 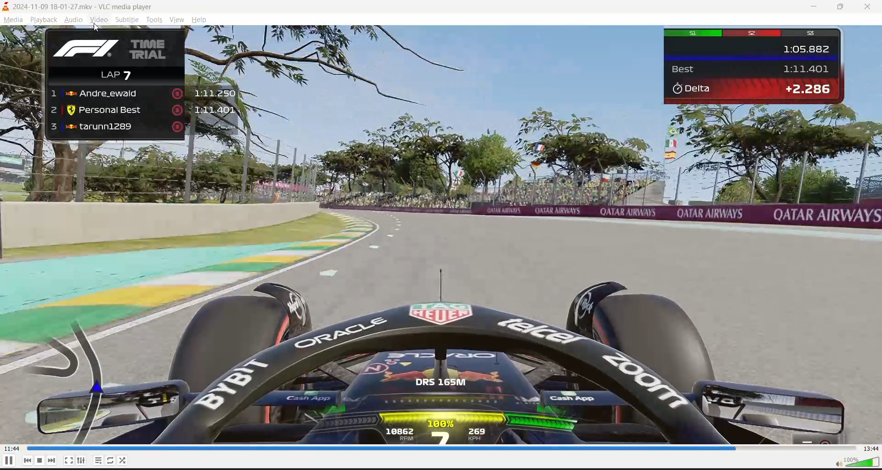 What do you see at coordinates (112, 459) in the screenshot?
I see `loop` at bounding box center [112, 459].